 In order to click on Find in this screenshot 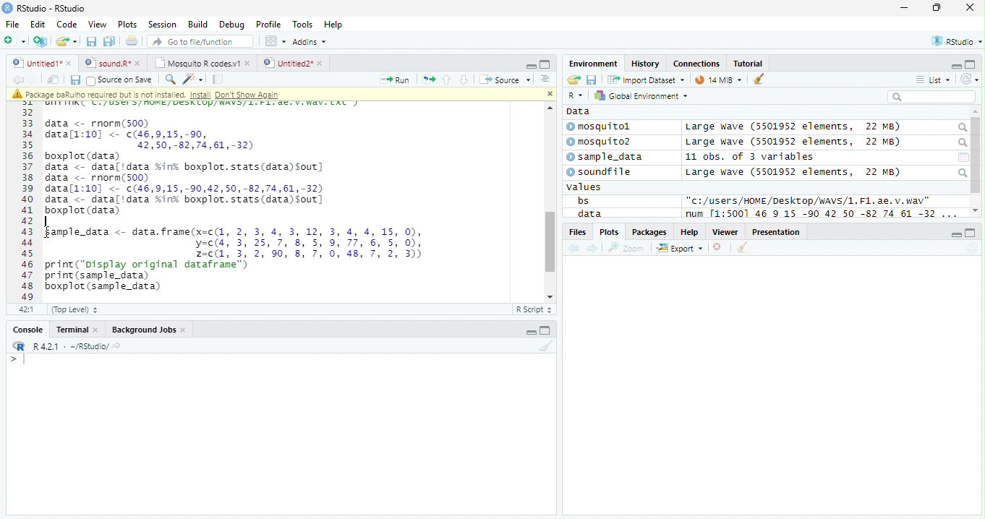, I will do `click(170, 80)`.